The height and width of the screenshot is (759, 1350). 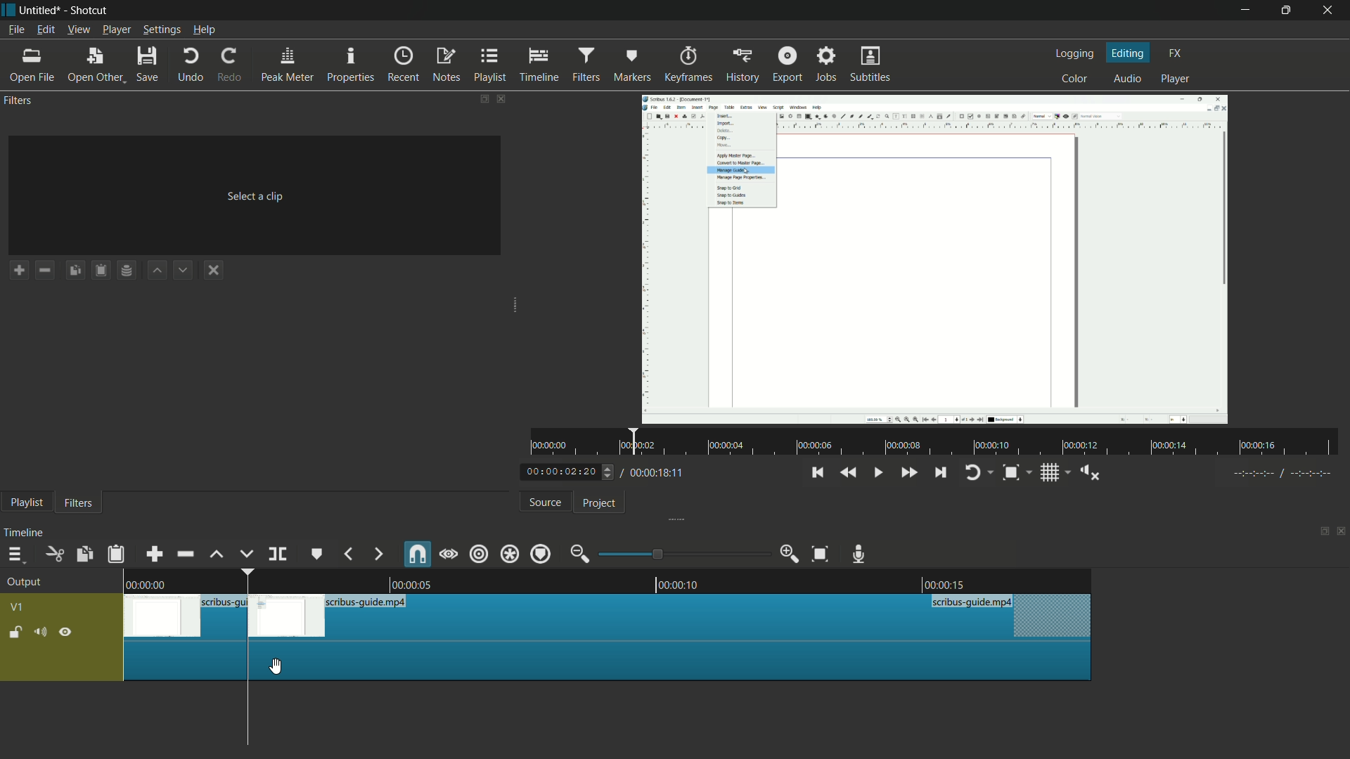 What do you see at coordinates (349, 553) in the screenshot?
I see `previous marker` at bounding box center [349, 553].